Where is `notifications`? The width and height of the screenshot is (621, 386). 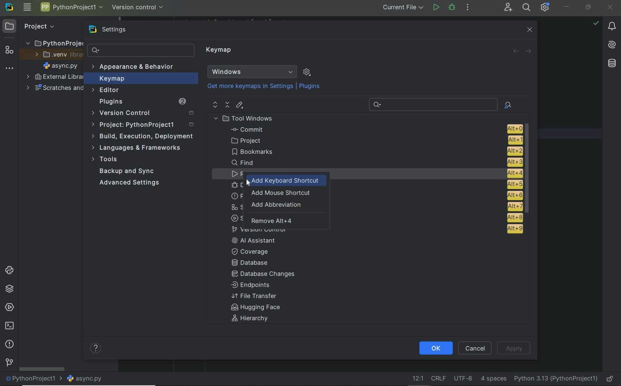 notifications is located at coordinates (612, 27).